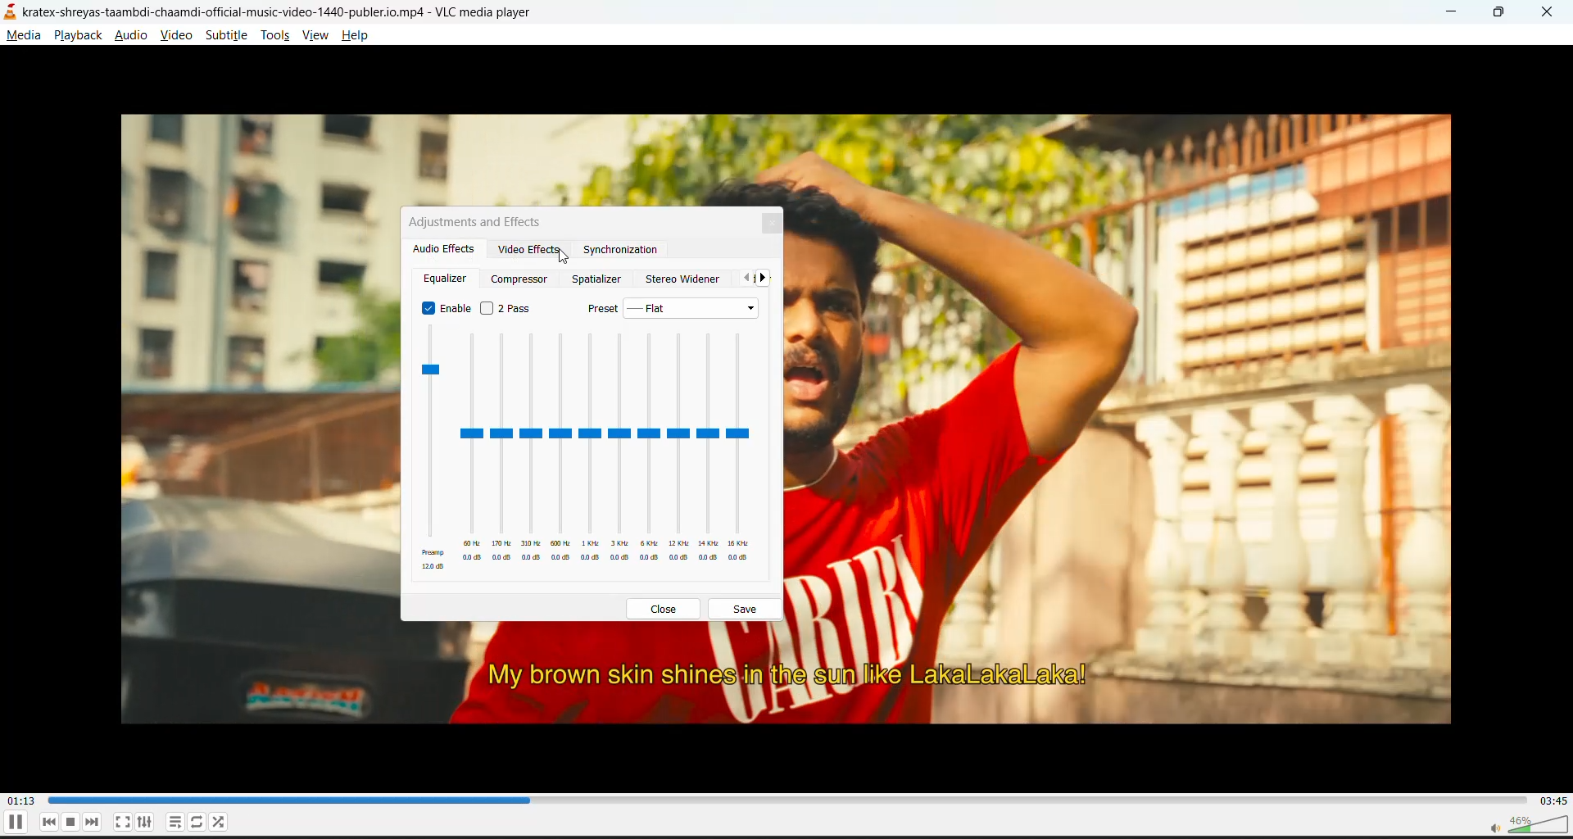 The height and width of the screenshot is (839, 1573). I want to click on My brown skin shines in the sun like LakaLakaLaka!, so click(785, 678).